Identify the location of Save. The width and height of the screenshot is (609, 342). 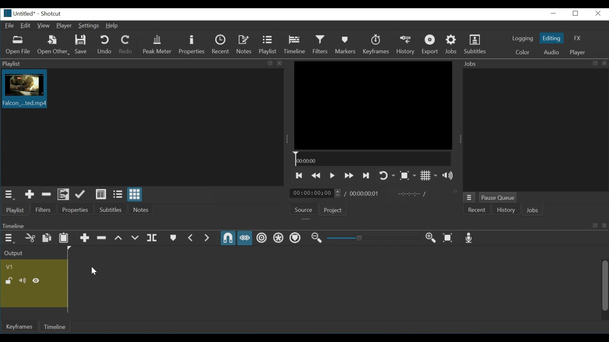
(82, 45).